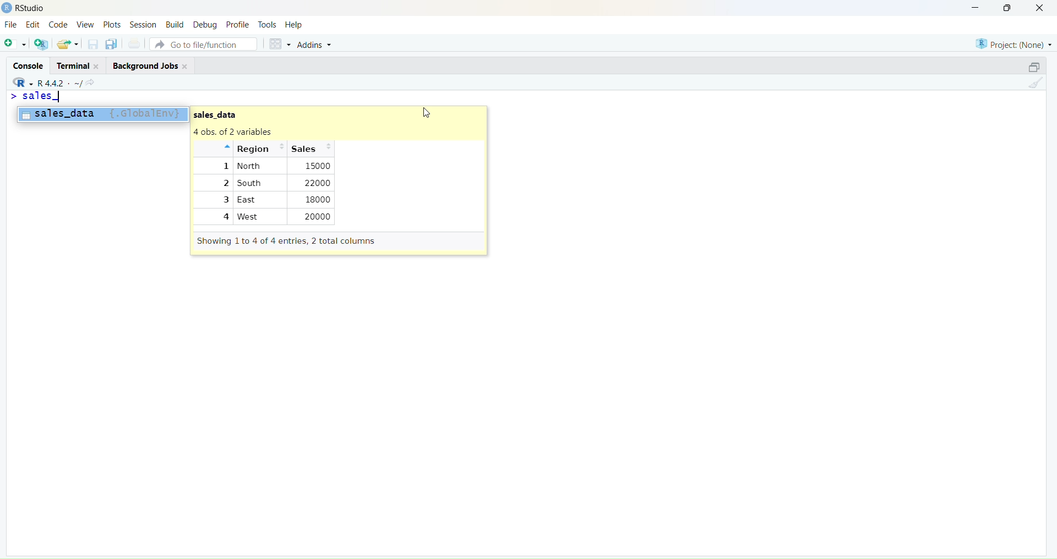 The width and height of the screenshot is (1057, 559). What do you see at coordinates (1014, 42) in the screenshot?
I see `Project: (None)` at bounding box center [1014, 42].